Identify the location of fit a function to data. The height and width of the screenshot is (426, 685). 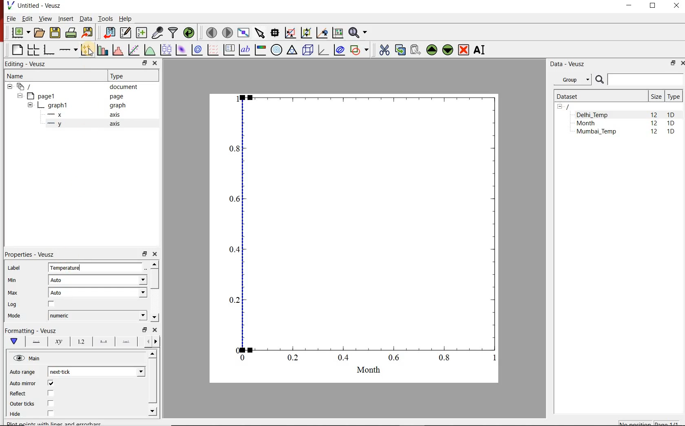
(133, 50).